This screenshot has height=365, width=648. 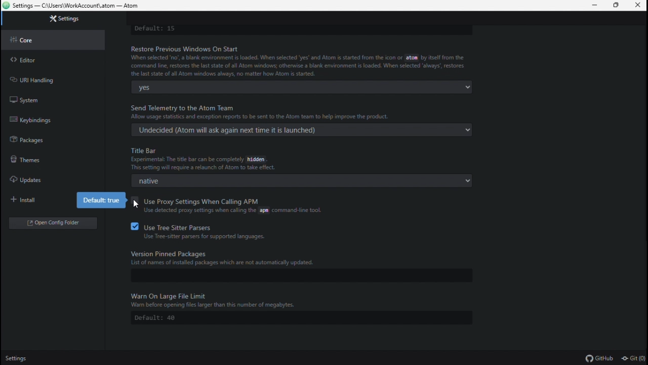 I want to click on Default: 15, so click(x=298, y=29).